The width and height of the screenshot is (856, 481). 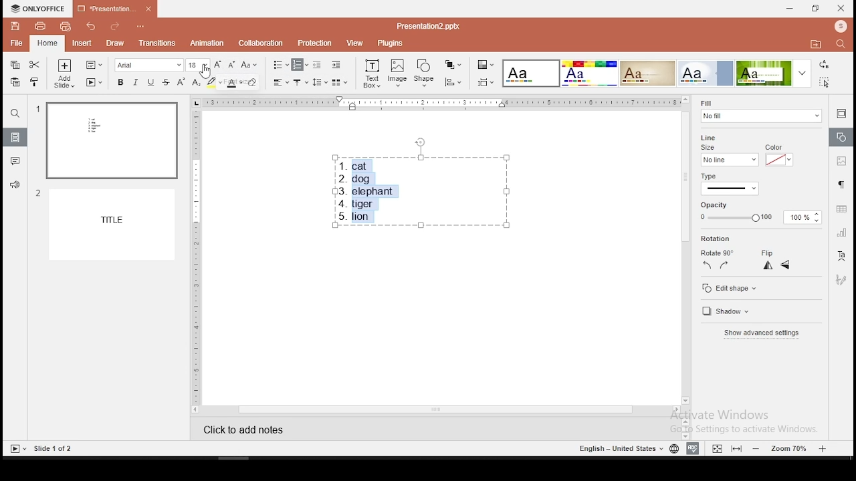 I want to click on file, so click(x=16, y=42).